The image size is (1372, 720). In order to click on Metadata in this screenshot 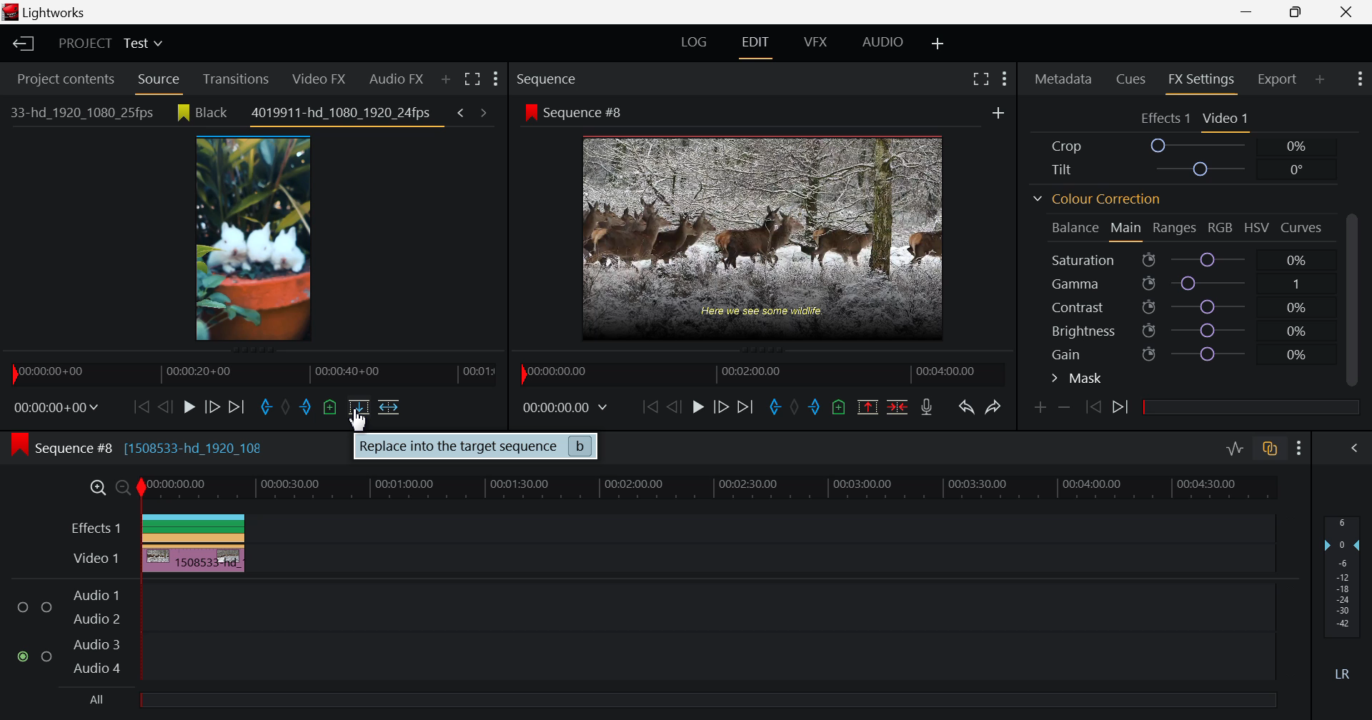, I will do `click(1063, 78)`.